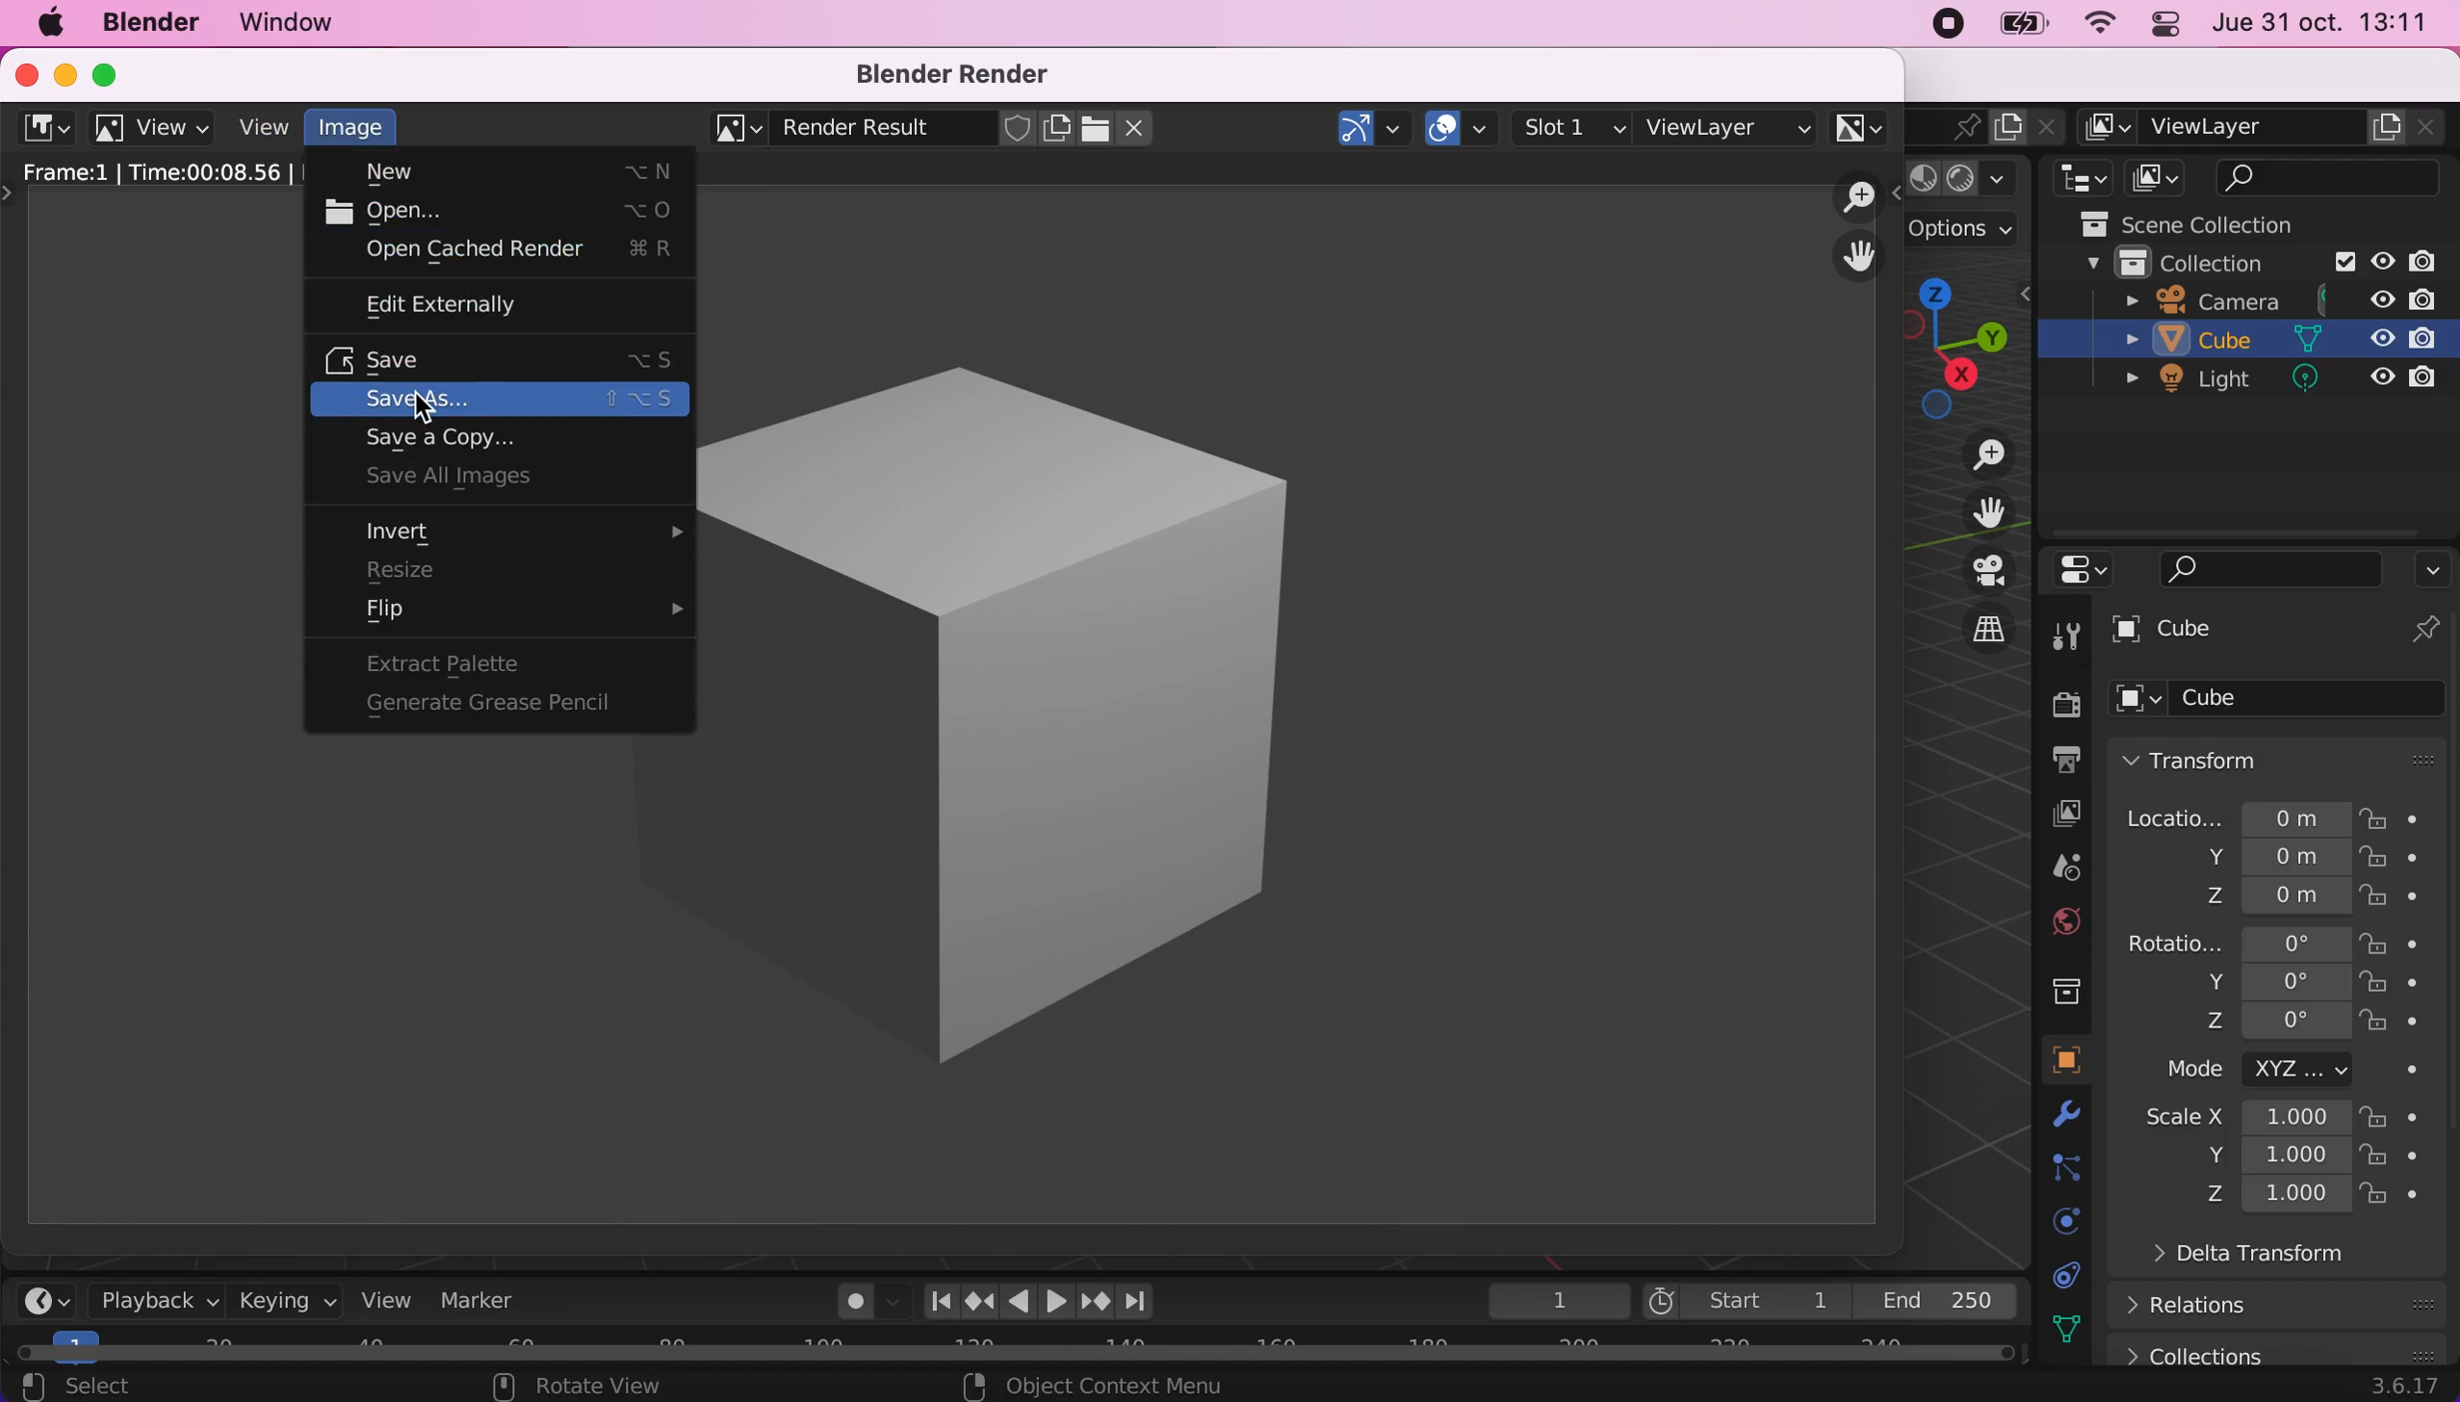  What do you see at coordinates (2076, 1329) in the screenshot?
I see `texture` at bounding box center [2076, 1329].